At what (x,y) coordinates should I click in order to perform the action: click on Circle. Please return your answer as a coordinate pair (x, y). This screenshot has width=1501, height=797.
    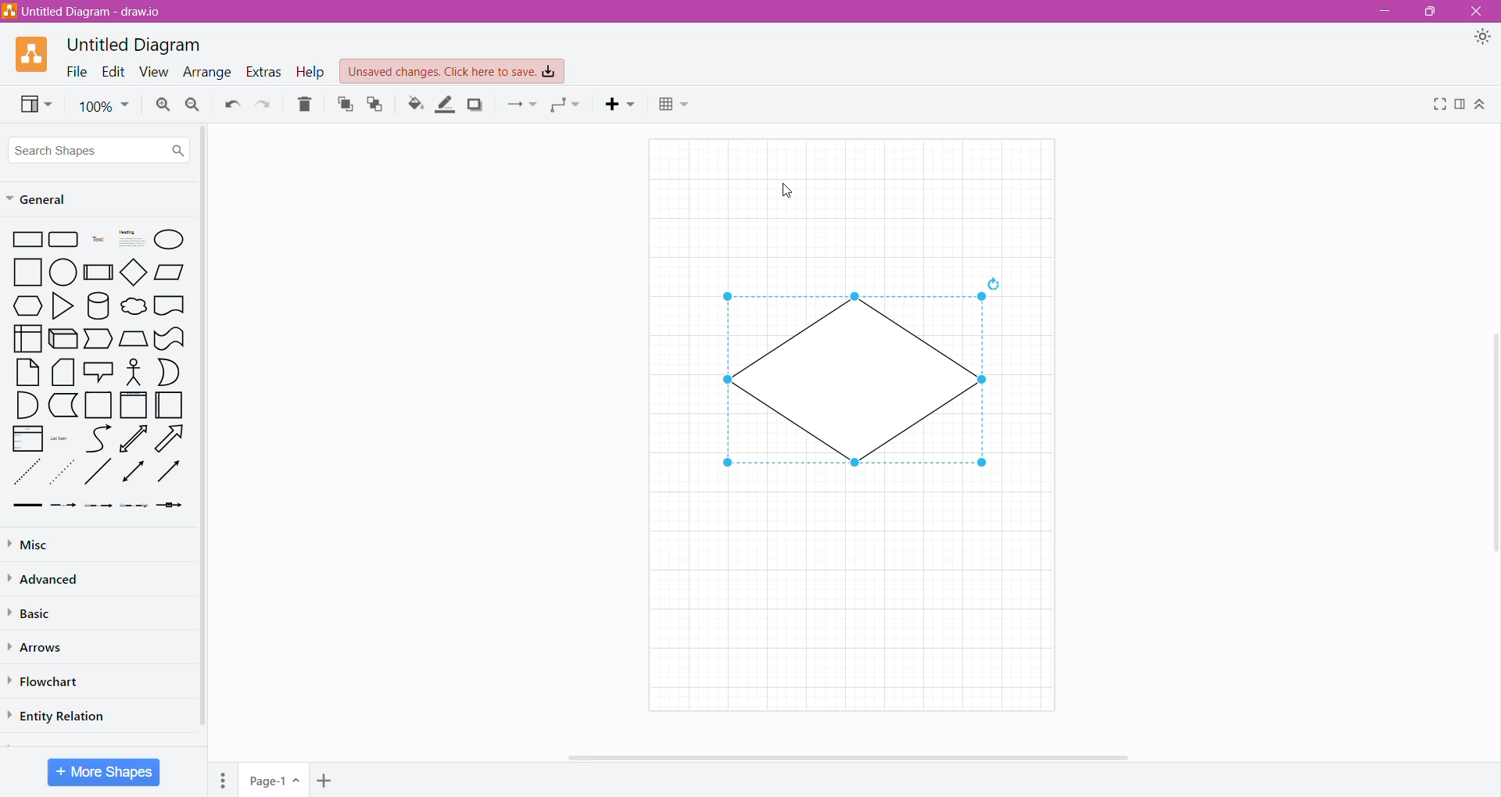
    Looking at the image, I should click on (65, 273).